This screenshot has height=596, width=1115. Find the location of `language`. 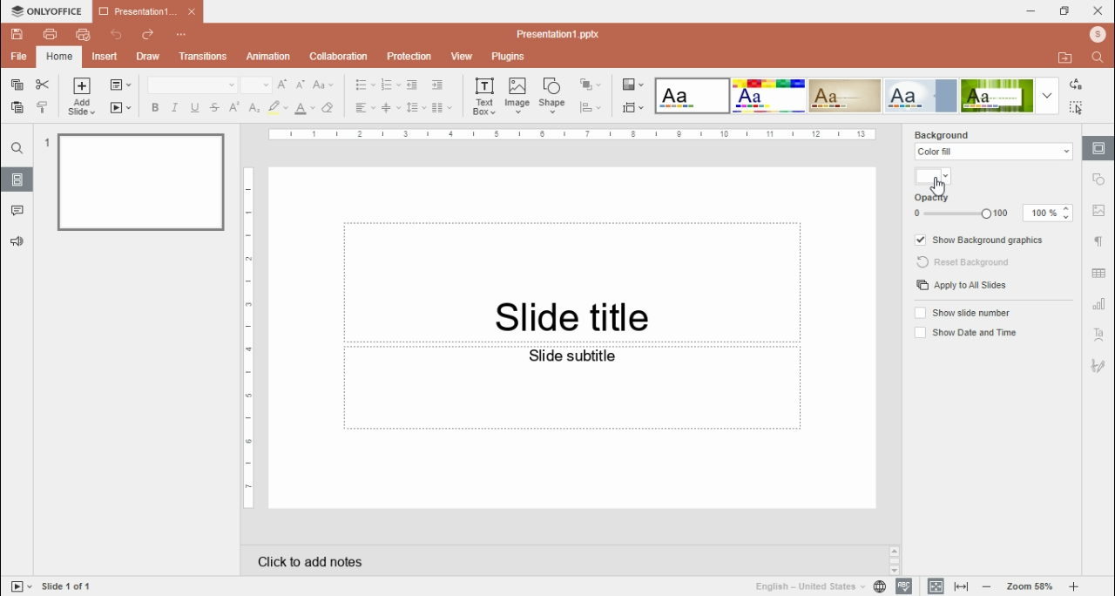

language is located at coordinates (808, 586).